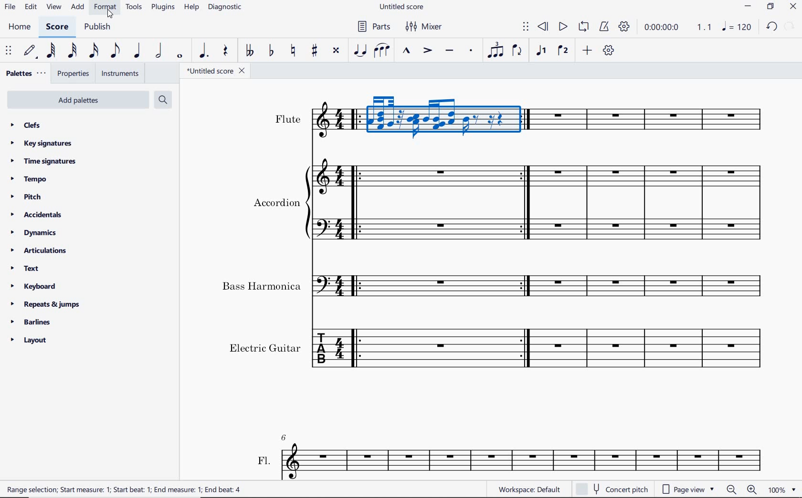 Image resolution: width=802 pixels, height=498 pixels. What do you see at coordinates (35, 232) in the screenshot?
I see `dynamics` at bounding box center [35, 232].